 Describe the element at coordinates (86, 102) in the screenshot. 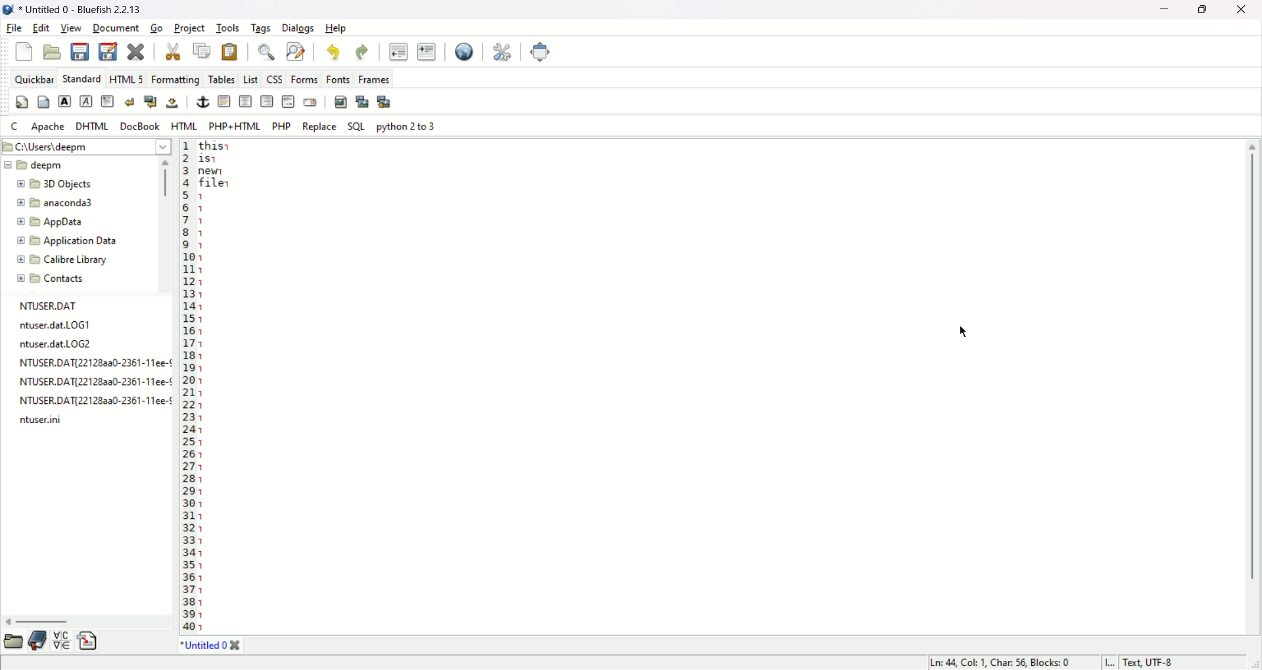

I see `emphasis` at that location.